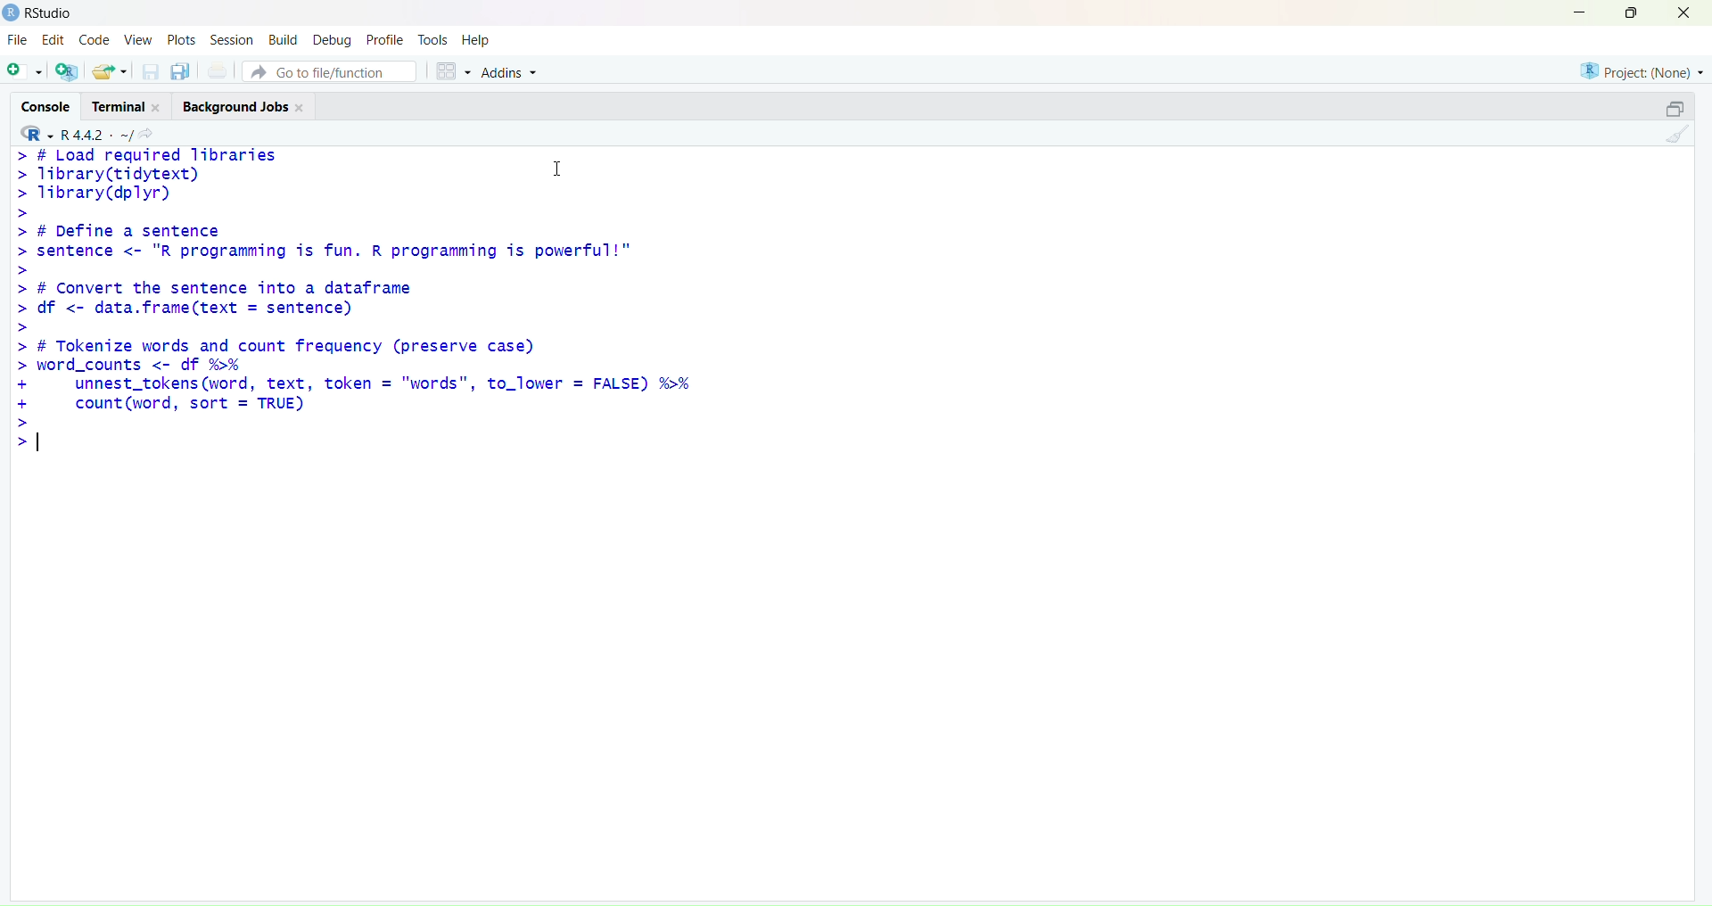 The image size is (1712, 906). Describe the element at coordinates (477, 42) in the screenshot. I see `help` at that location.